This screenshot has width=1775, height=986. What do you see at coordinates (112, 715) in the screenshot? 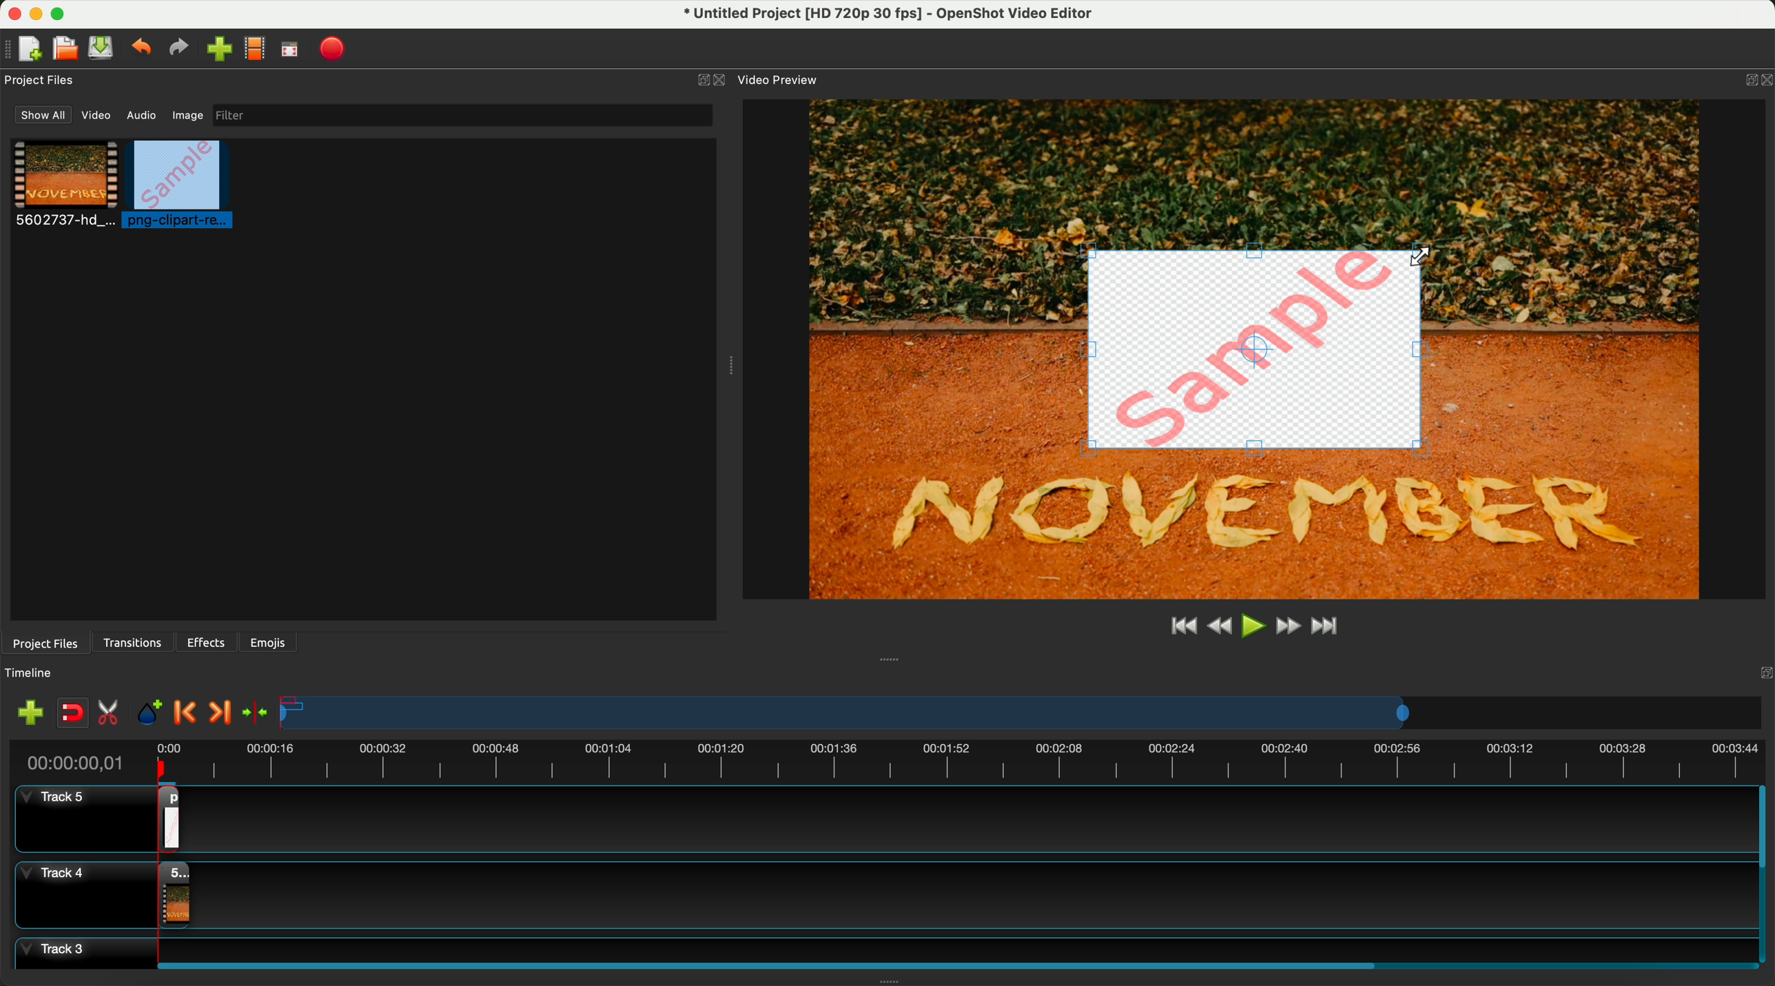
I see `enable razor` at bounding box center [112, 715].